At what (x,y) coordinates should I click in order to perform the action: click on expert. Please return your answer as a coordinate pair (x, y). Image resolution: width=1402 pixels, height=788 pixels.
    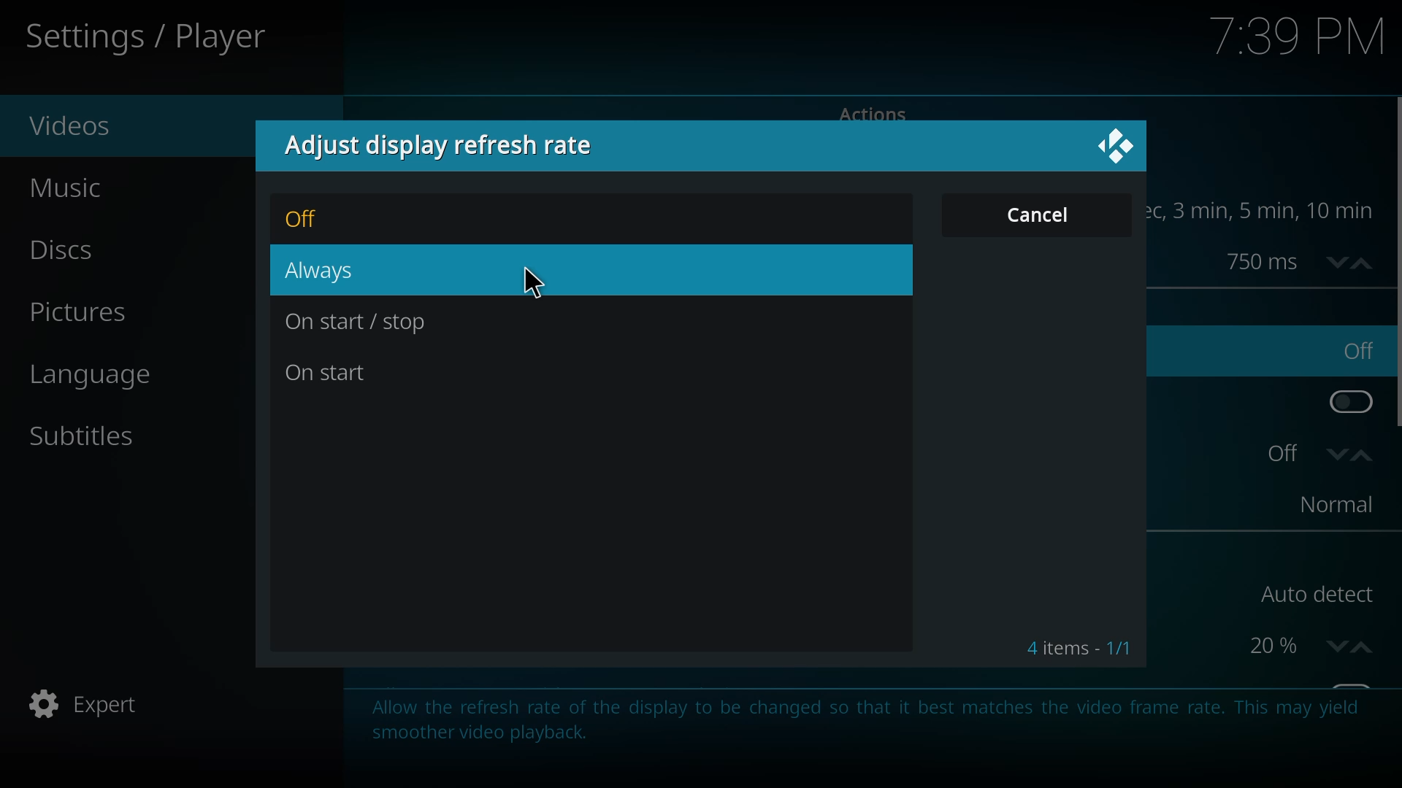
    Looking at the image, I should click on (90, 706).